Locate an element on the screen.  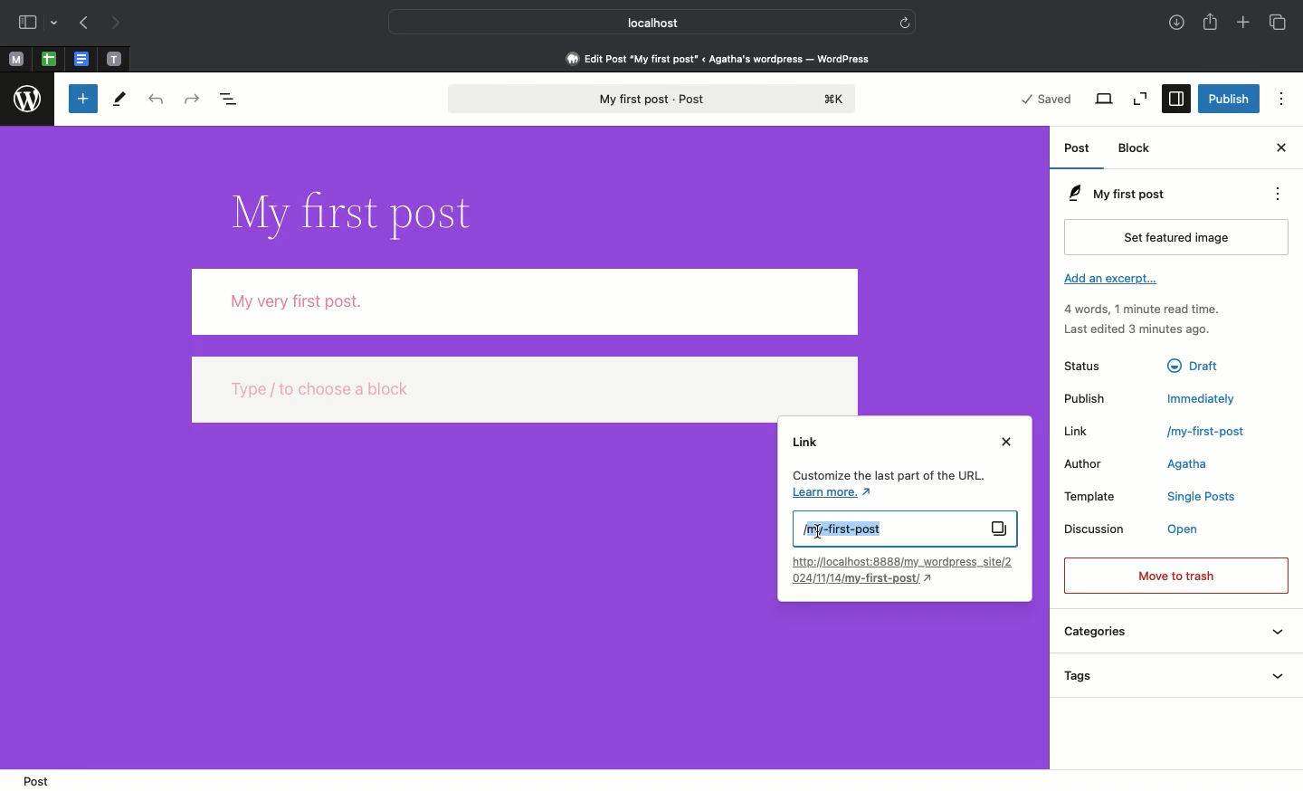
Undo is located at coordinates (156, 98).